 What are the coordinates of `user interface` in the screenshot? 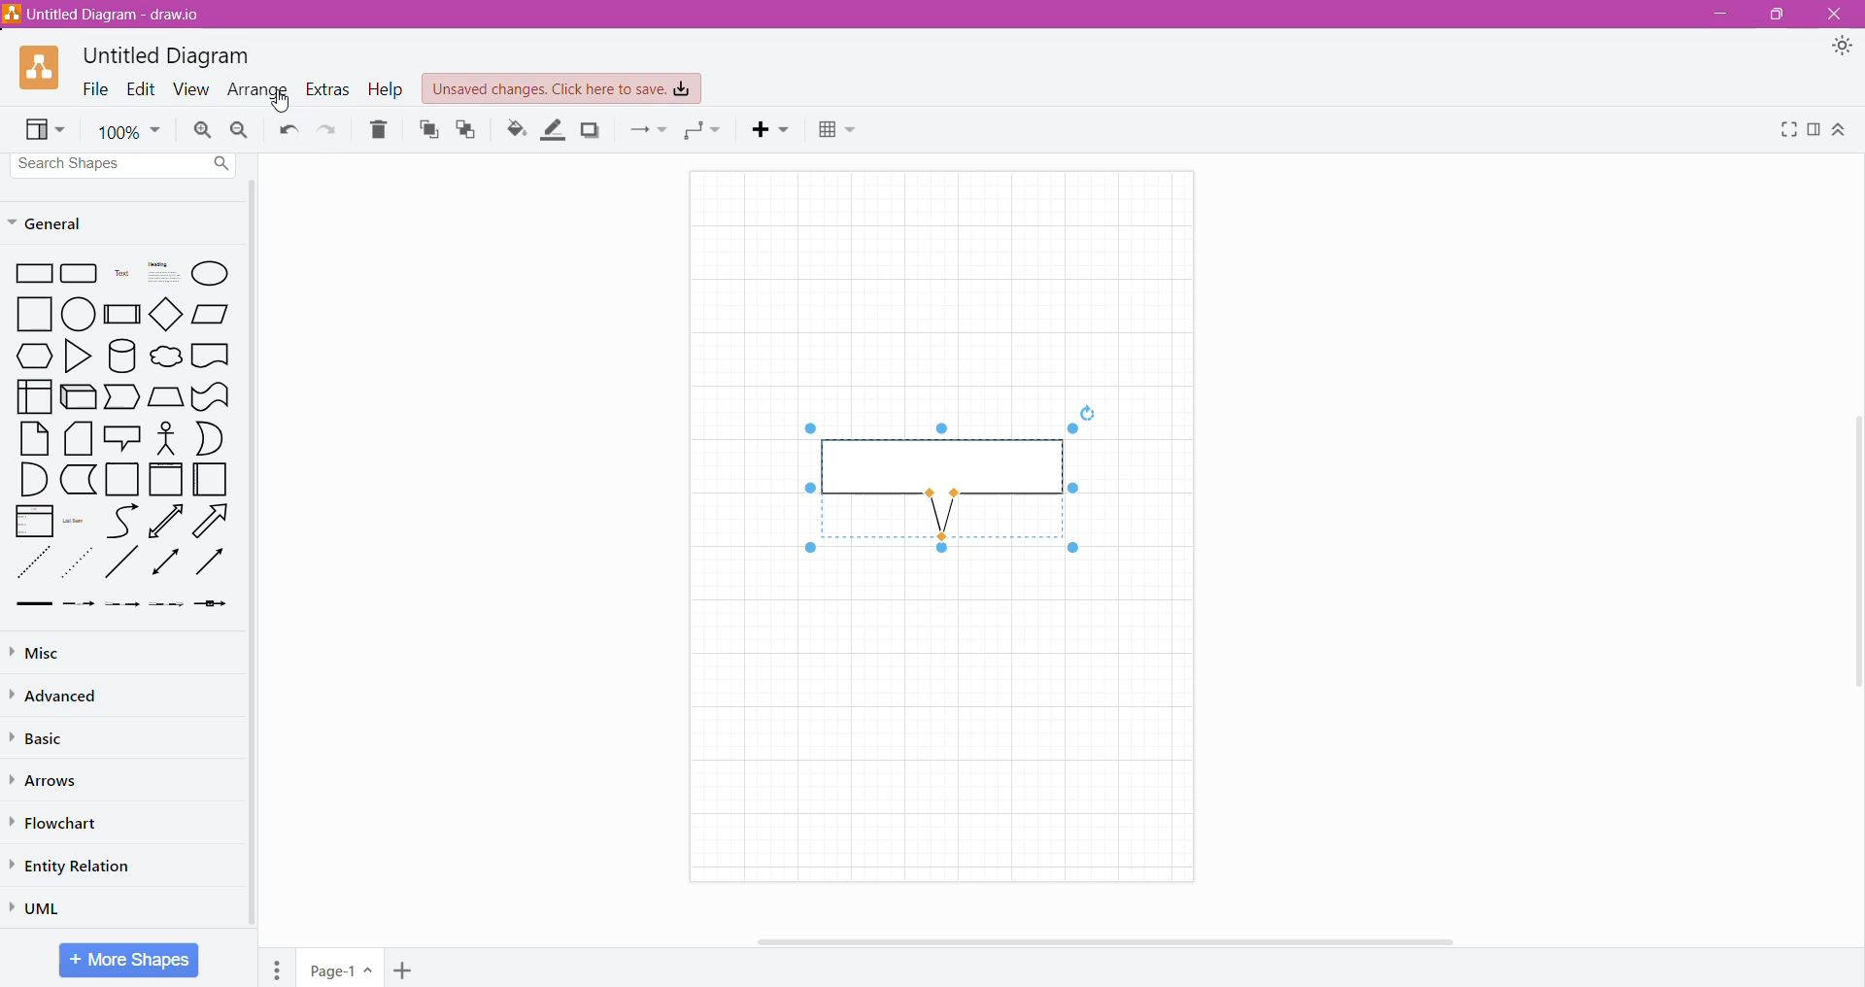 It's located at (34, 396).